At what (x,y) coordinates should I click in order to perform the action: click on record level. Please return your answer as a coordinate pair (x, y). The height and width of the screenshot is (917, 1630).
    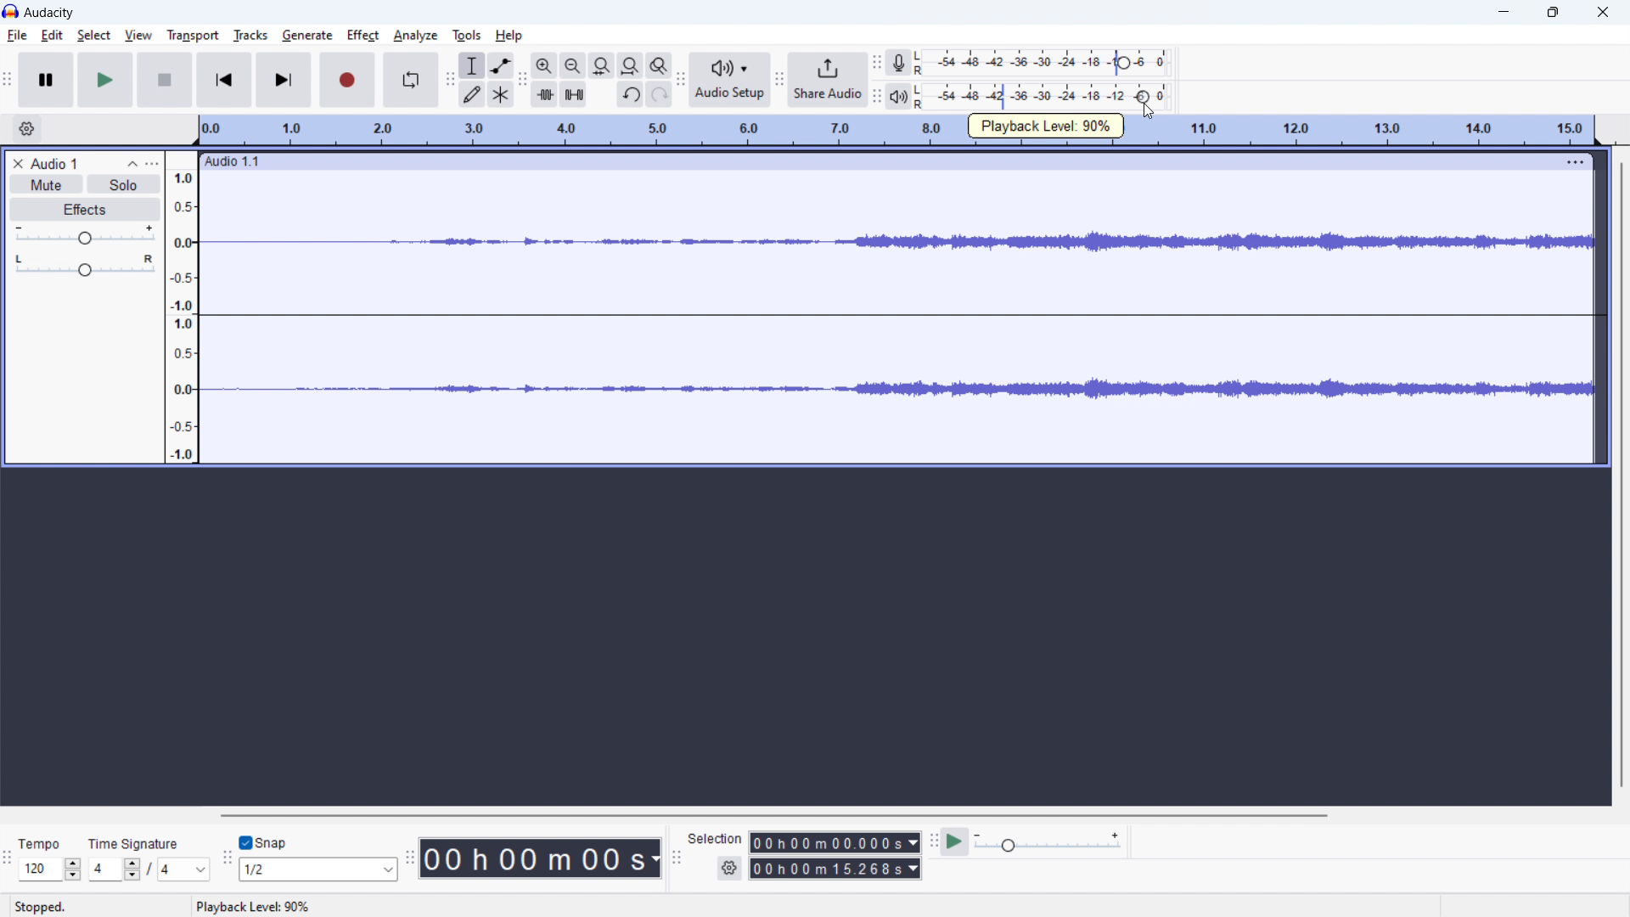
    Looking at the image, I should click on (1042, 63).